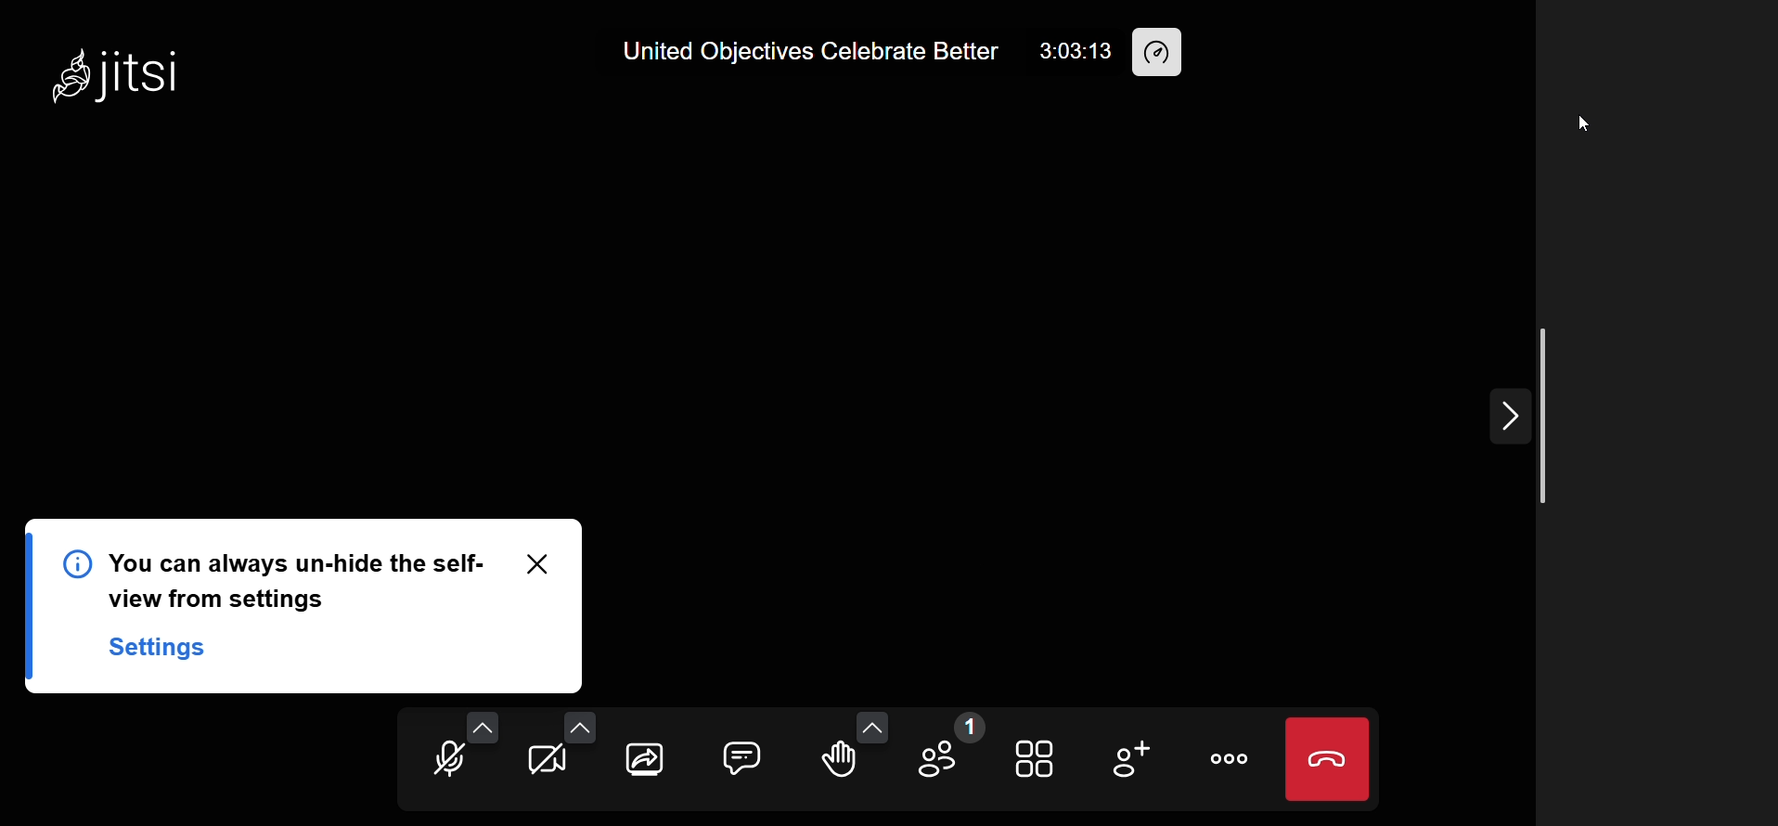  I want to click on United Objectives Celebrate Better, so click(805, 51).